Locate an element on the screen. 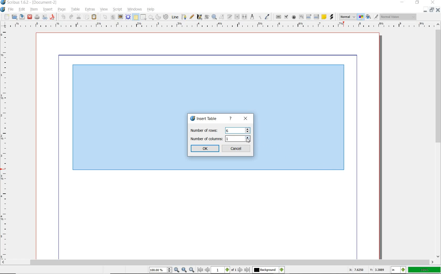  safe as pdf is located at coordinates (52, 17).